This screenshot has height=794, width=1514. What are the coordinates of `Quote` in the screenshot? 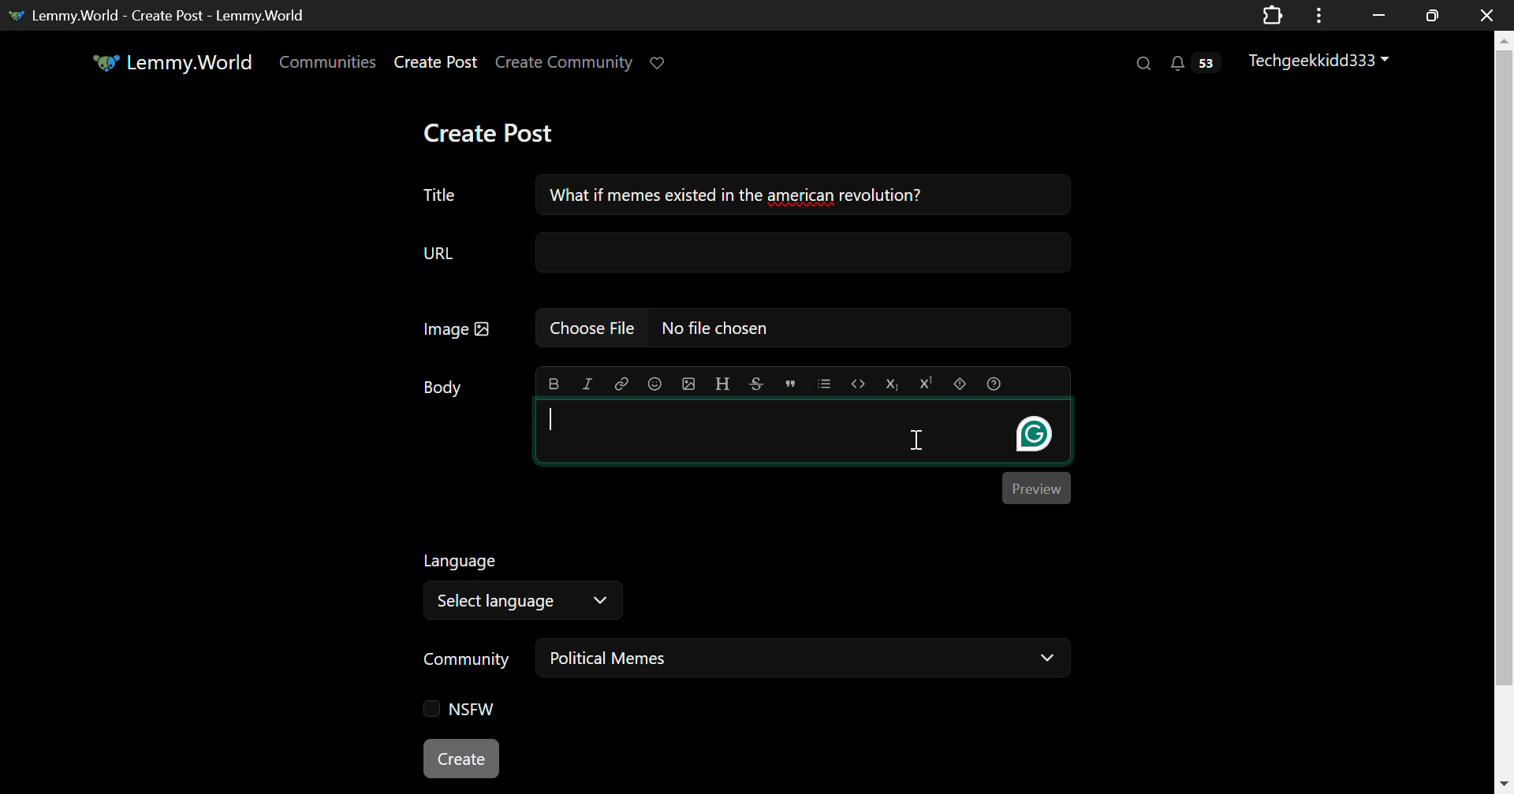 It's located at (789, 382).